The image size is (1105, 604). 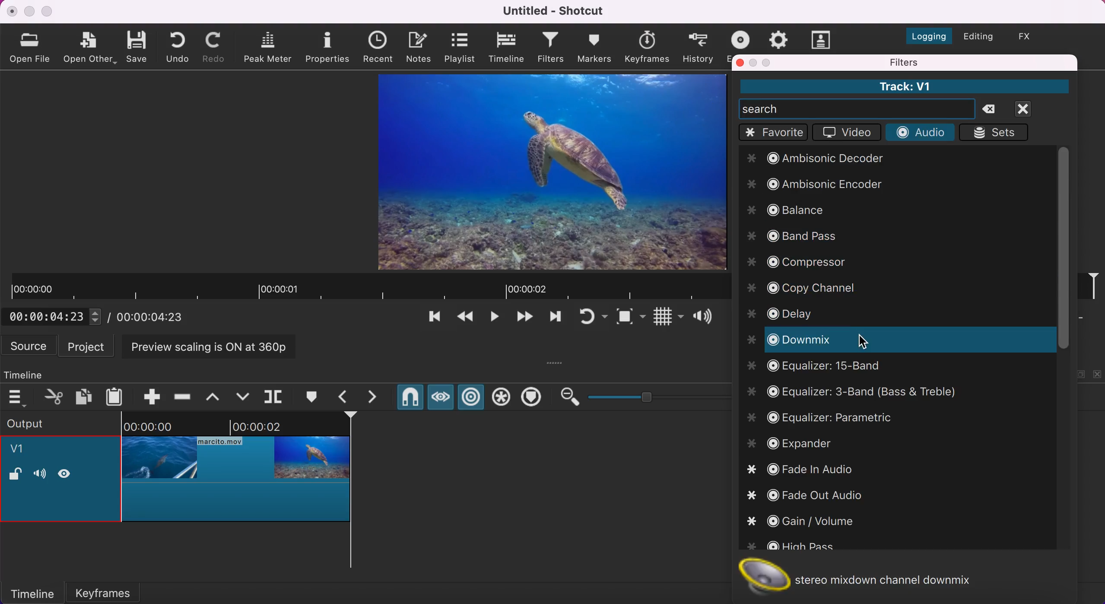 What do you see at coordinates (556, 11) in the screenshot?
I see `Untitled - Shotcut` at bounding box center [556, 11].